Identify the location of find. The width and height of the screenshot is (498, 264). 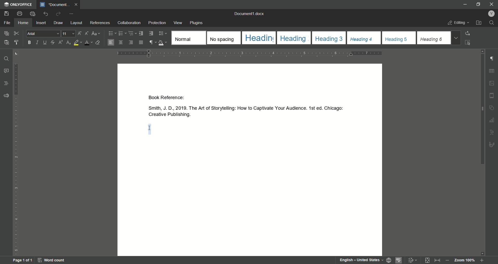
(7, 58).